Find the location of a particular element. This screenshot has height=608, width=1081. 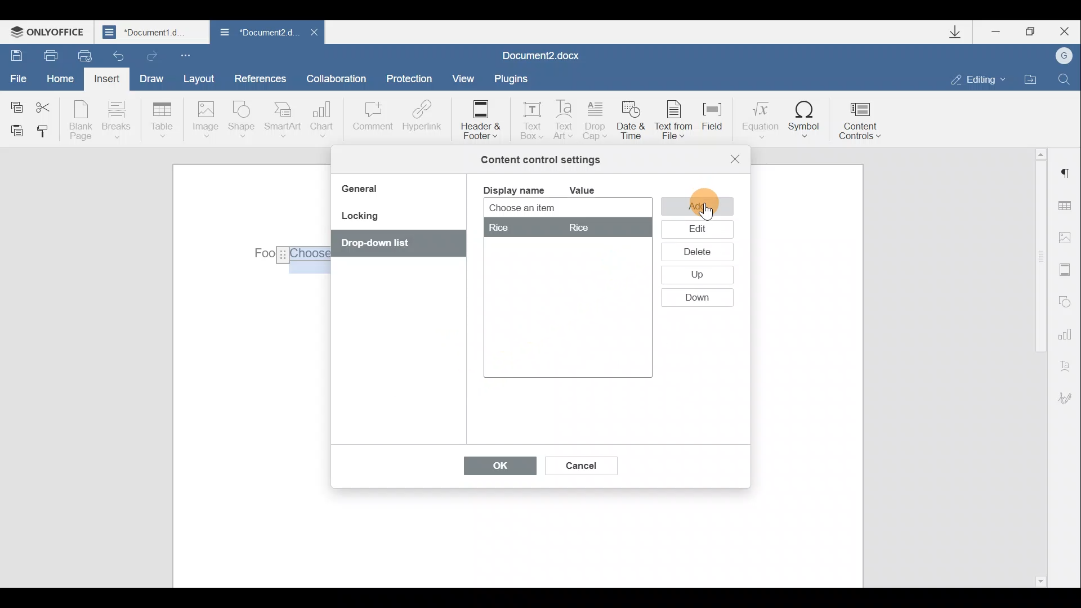

Close is located at coordinates (1063, 32).